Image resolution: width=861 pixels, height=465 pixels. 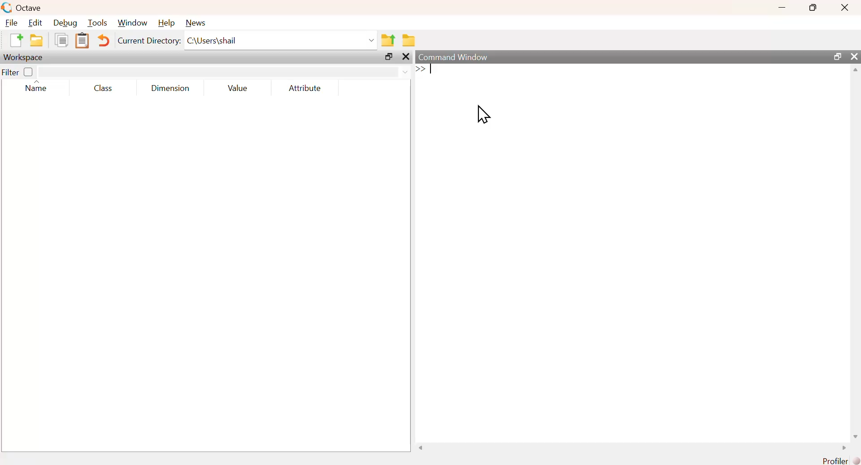 What do you see at coordinates (61, 42) in the screenshot?
I see `copy` at bounding box center [61, 42].